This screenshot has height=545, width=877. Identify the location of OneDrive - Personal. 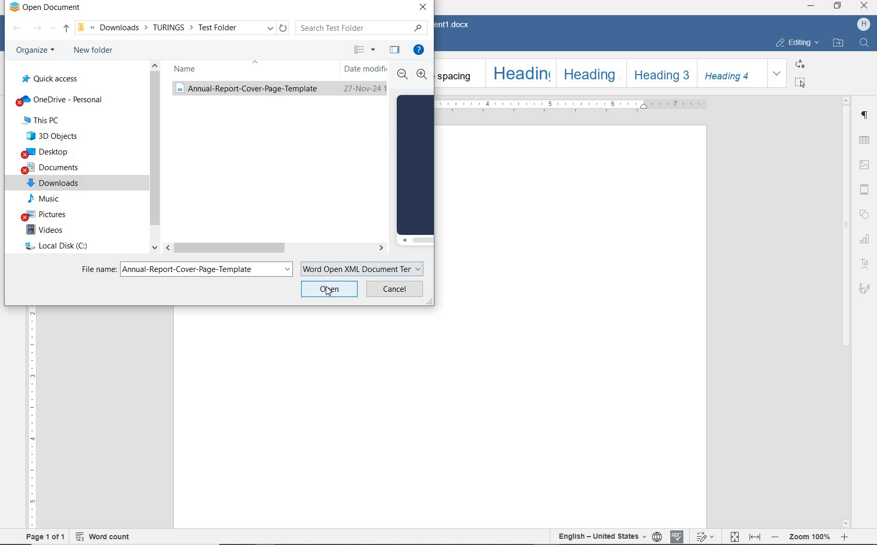
(58, 100).